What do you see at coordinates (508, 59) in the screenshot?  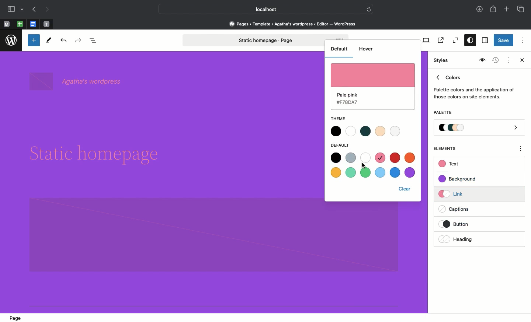 I see `Actions` at bounding box center [508, 59].